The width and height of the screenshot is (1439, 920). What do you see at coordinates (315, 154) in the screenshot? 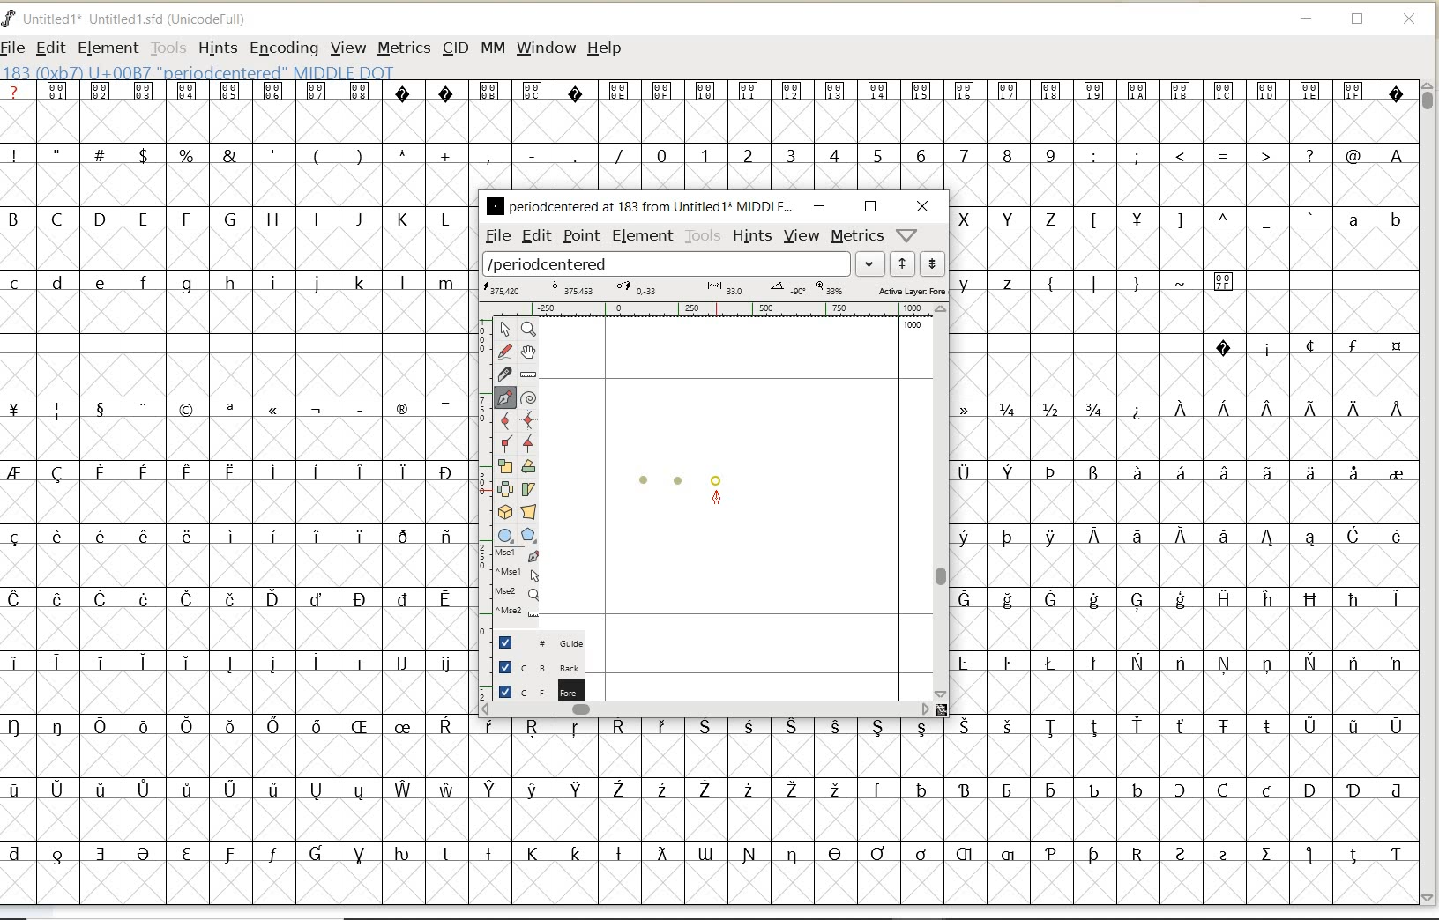
I see `special characters` at bounding box center [315, 154].